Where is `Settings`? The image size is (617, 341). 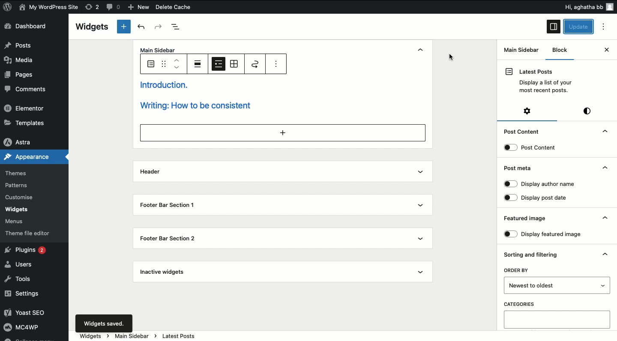 Settings is located at coordinates (530, 111).